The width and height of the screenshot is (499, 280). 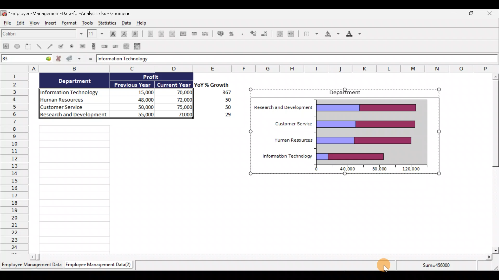 I want to click on Merge a range of cells, so click(x=194, y=34).